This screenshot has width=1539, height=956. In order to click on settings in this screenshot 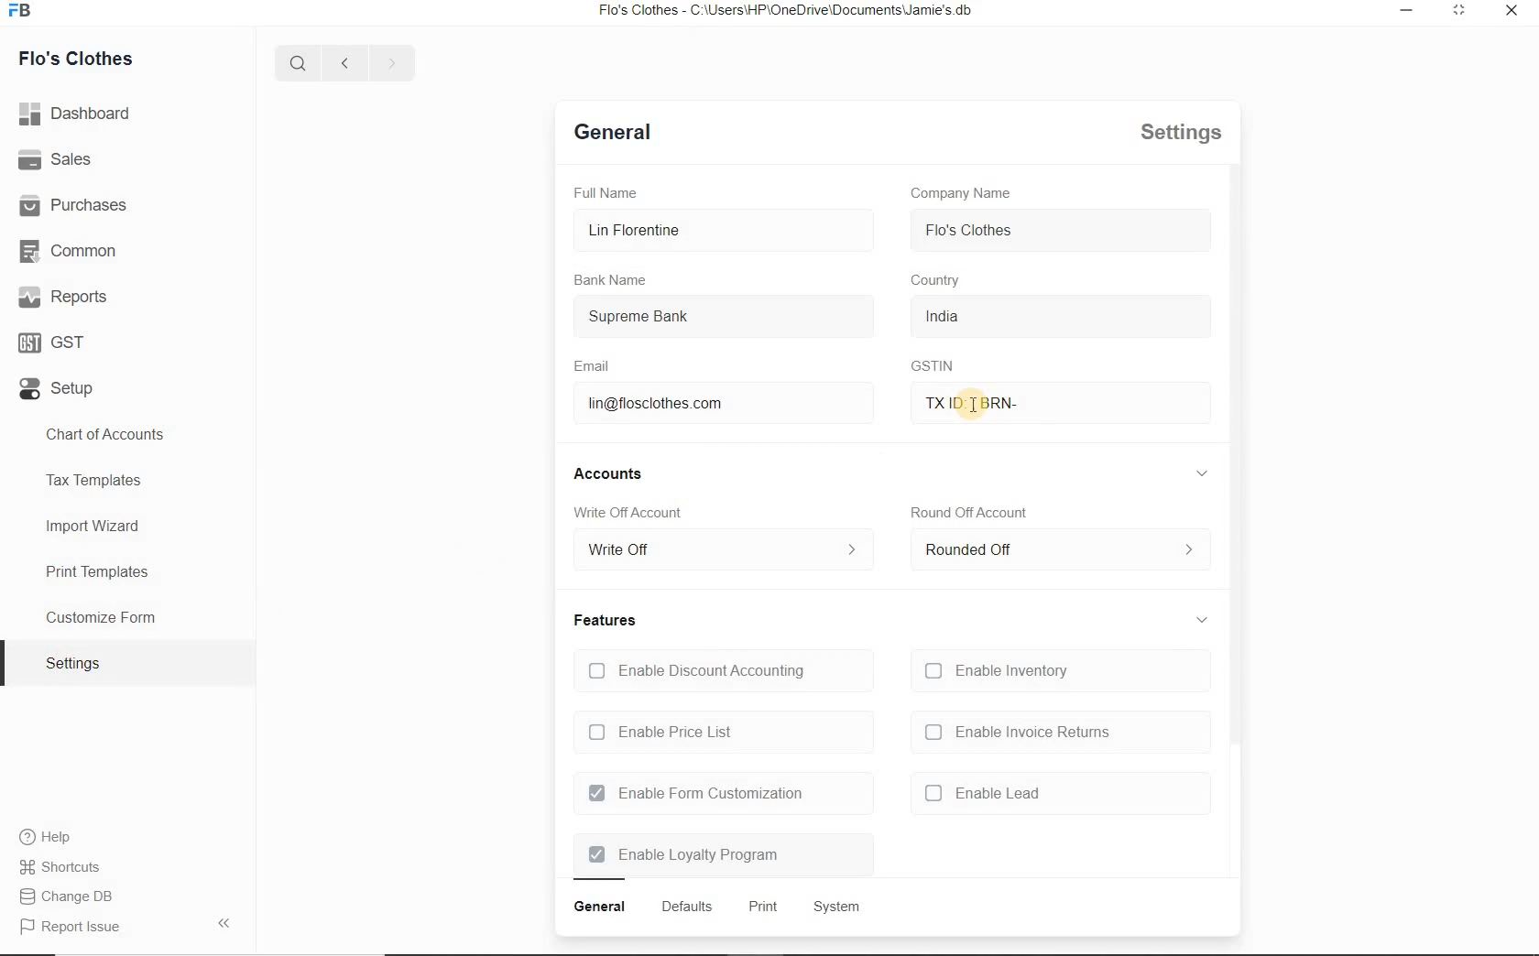, I will do `click(1173, 134)`.